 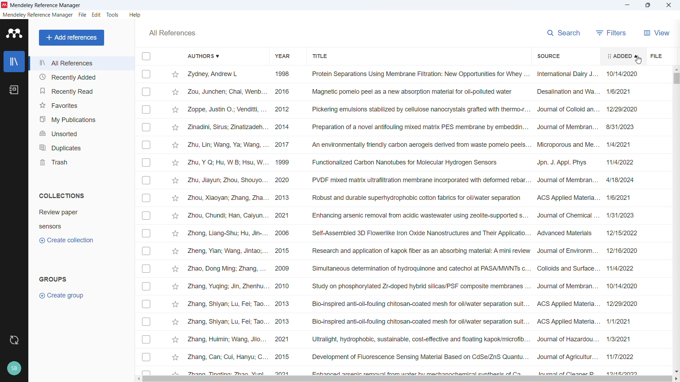 What do you see at coordinates (61, 195) in the screenshot?
I see `Collection ` at bounding box center [61, 195].